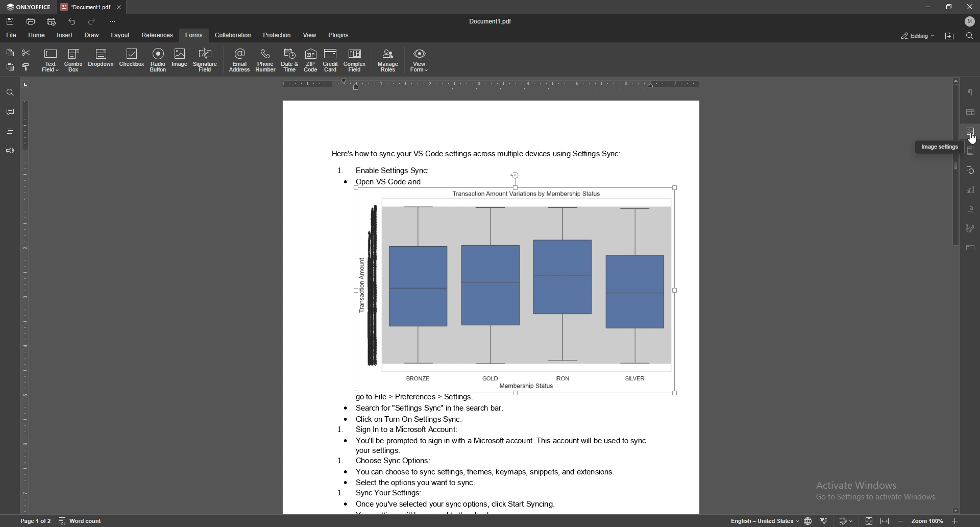 The height and width of the screenshot is (527, 980). I want to click on header and footer, so click(972, 152).